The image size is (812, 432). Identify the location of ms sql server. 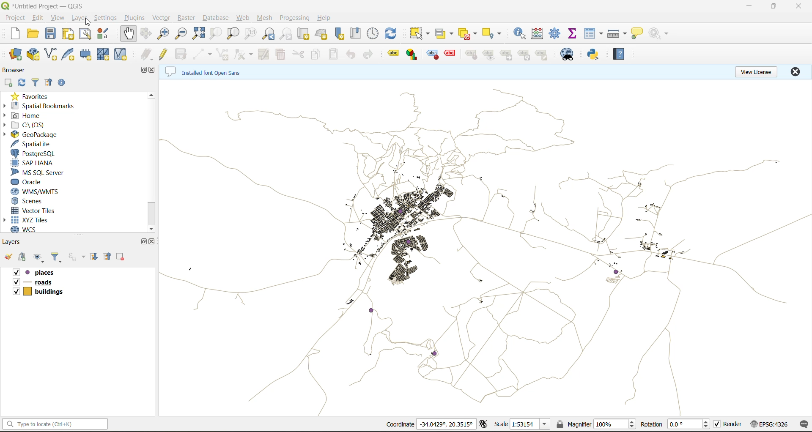
(40, 172).